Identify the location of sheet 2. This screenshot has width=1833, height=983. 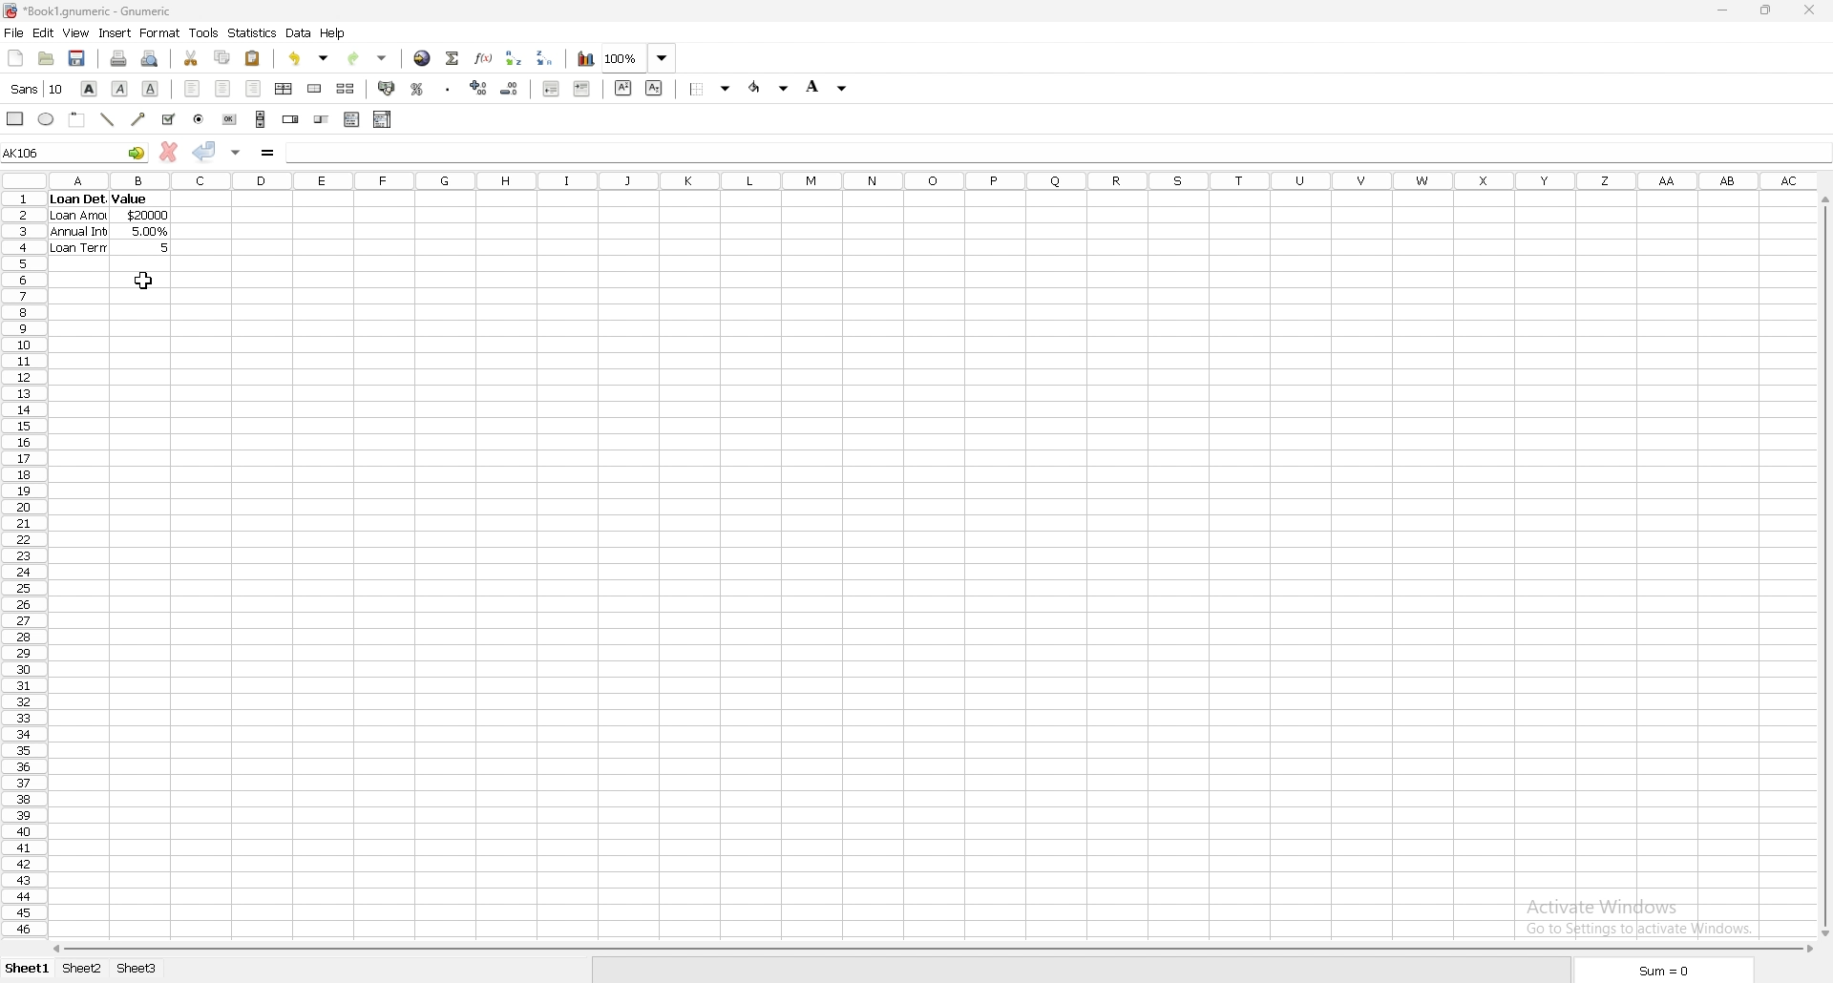
(83, 969).